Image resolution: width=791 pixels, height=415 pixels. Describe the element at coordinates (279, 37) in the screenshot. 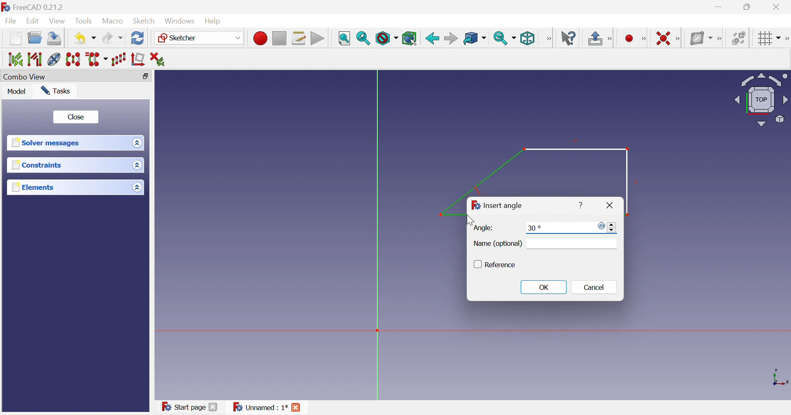

I see `Stop macro recording` at that location.